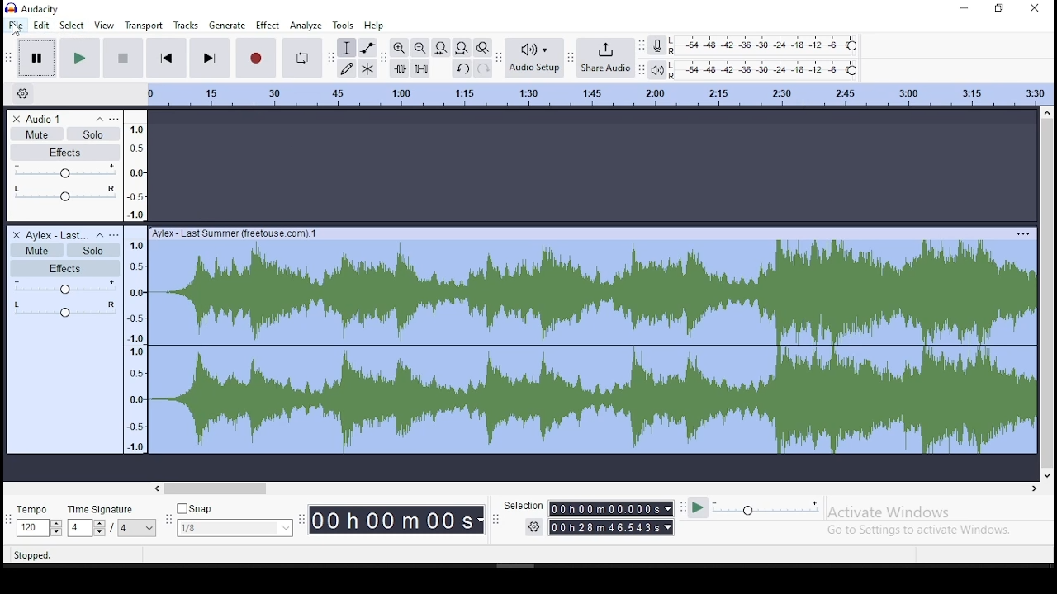  What do you see at coordinates (34, 57) in the screenshot?
I see `pause` at bounding box center [34, 57].